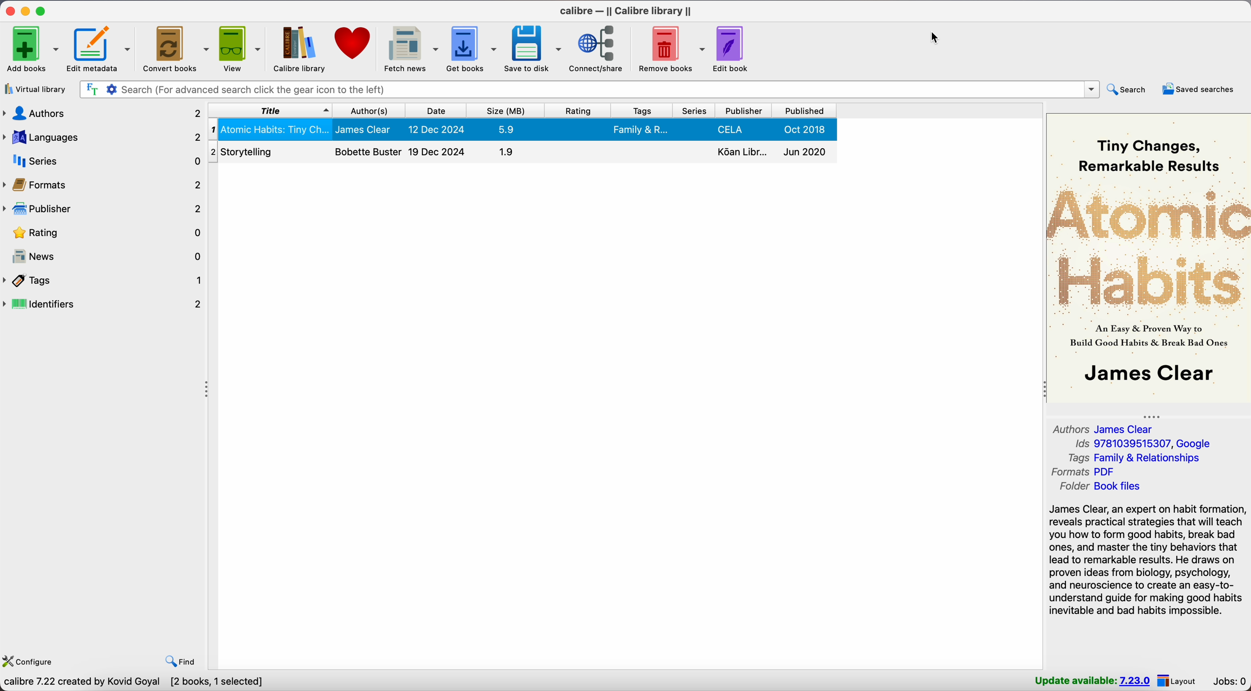  What do you see at coordinates (104, 160) in the screenshot?
I see `series` at bounding box center [104, 160].